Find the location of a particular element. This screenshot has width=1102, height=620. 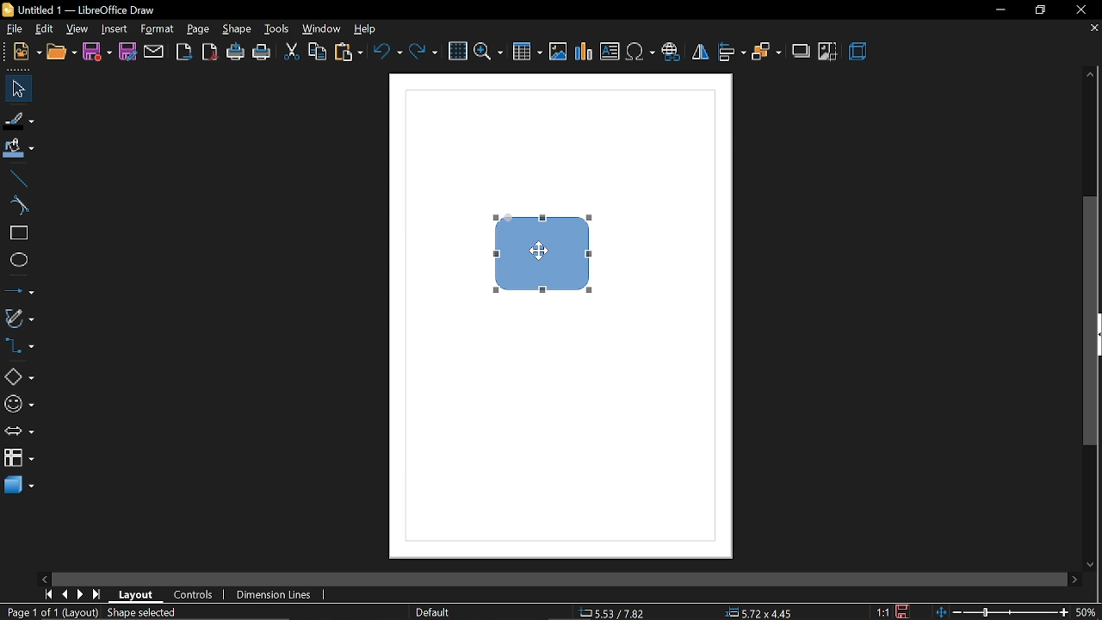

edit is located at coordinates (45, 29).